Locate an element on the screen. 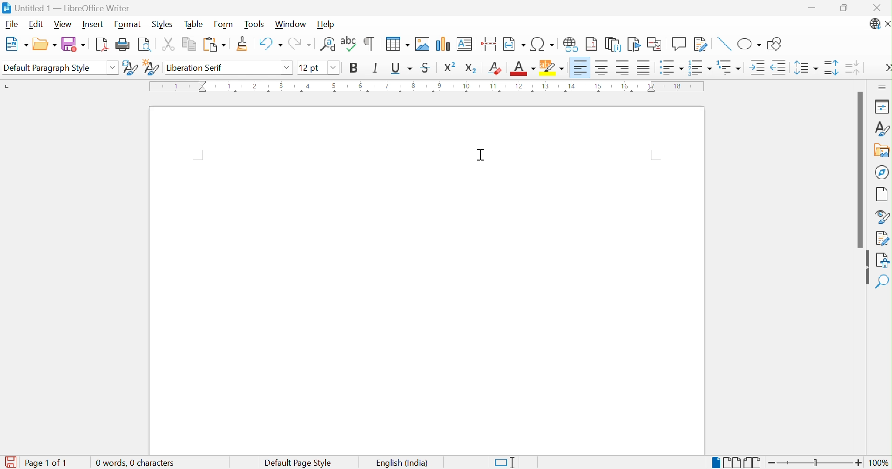 Image resolution: width=892 pixels, height=469 pixels. Insert hyperlink is located at coordinates (571, 44).